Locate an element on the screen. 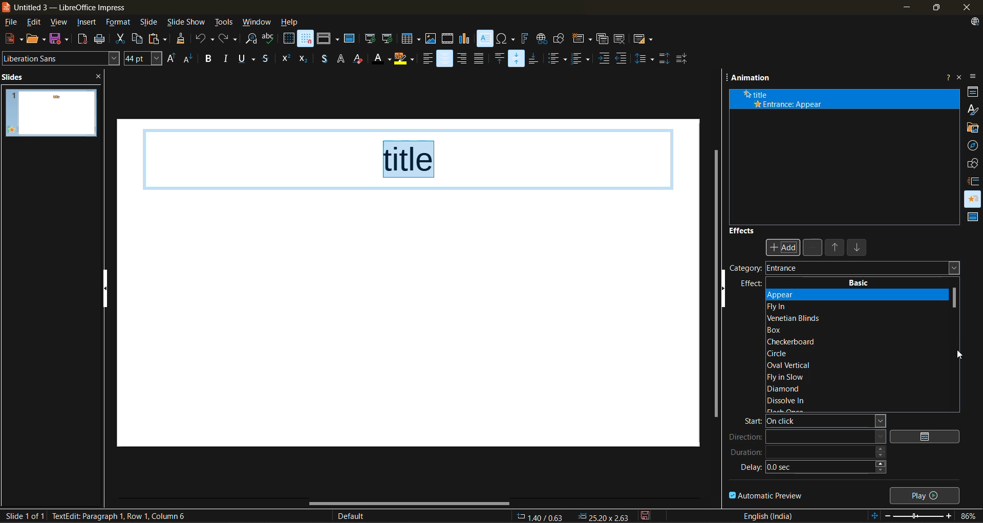  insert audio or video is located at coordinates (448, 39).